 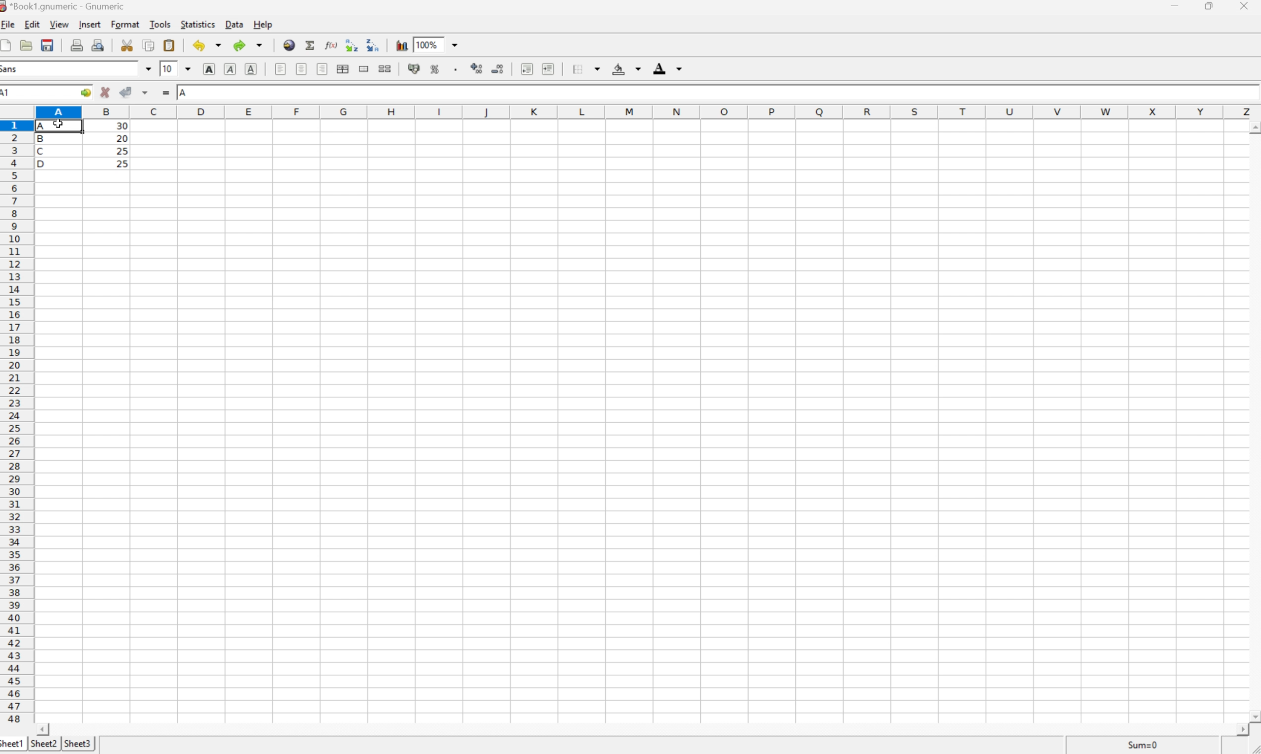 I want to click on 10, so click(x=168, y=68).